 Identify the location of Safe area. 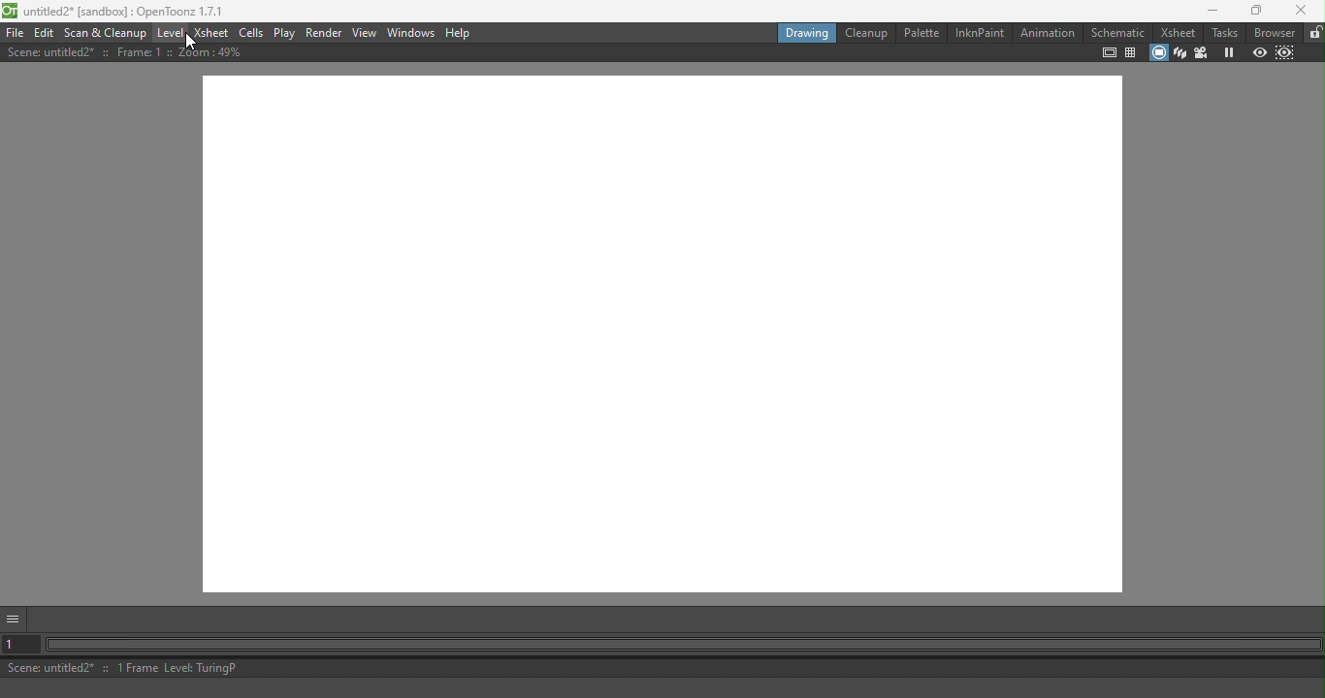
(1108, 52).